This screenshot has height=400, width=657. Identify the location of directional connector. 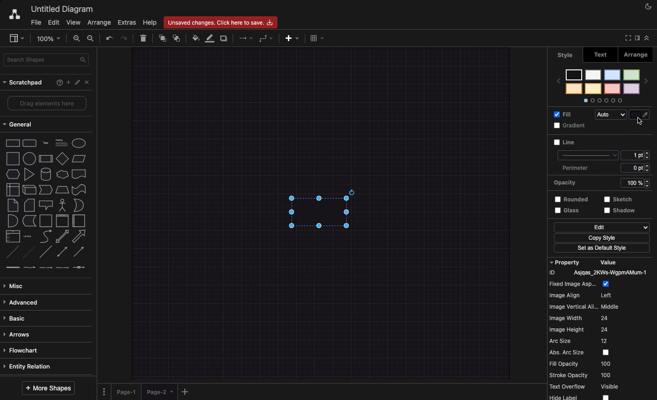
(80, 253).